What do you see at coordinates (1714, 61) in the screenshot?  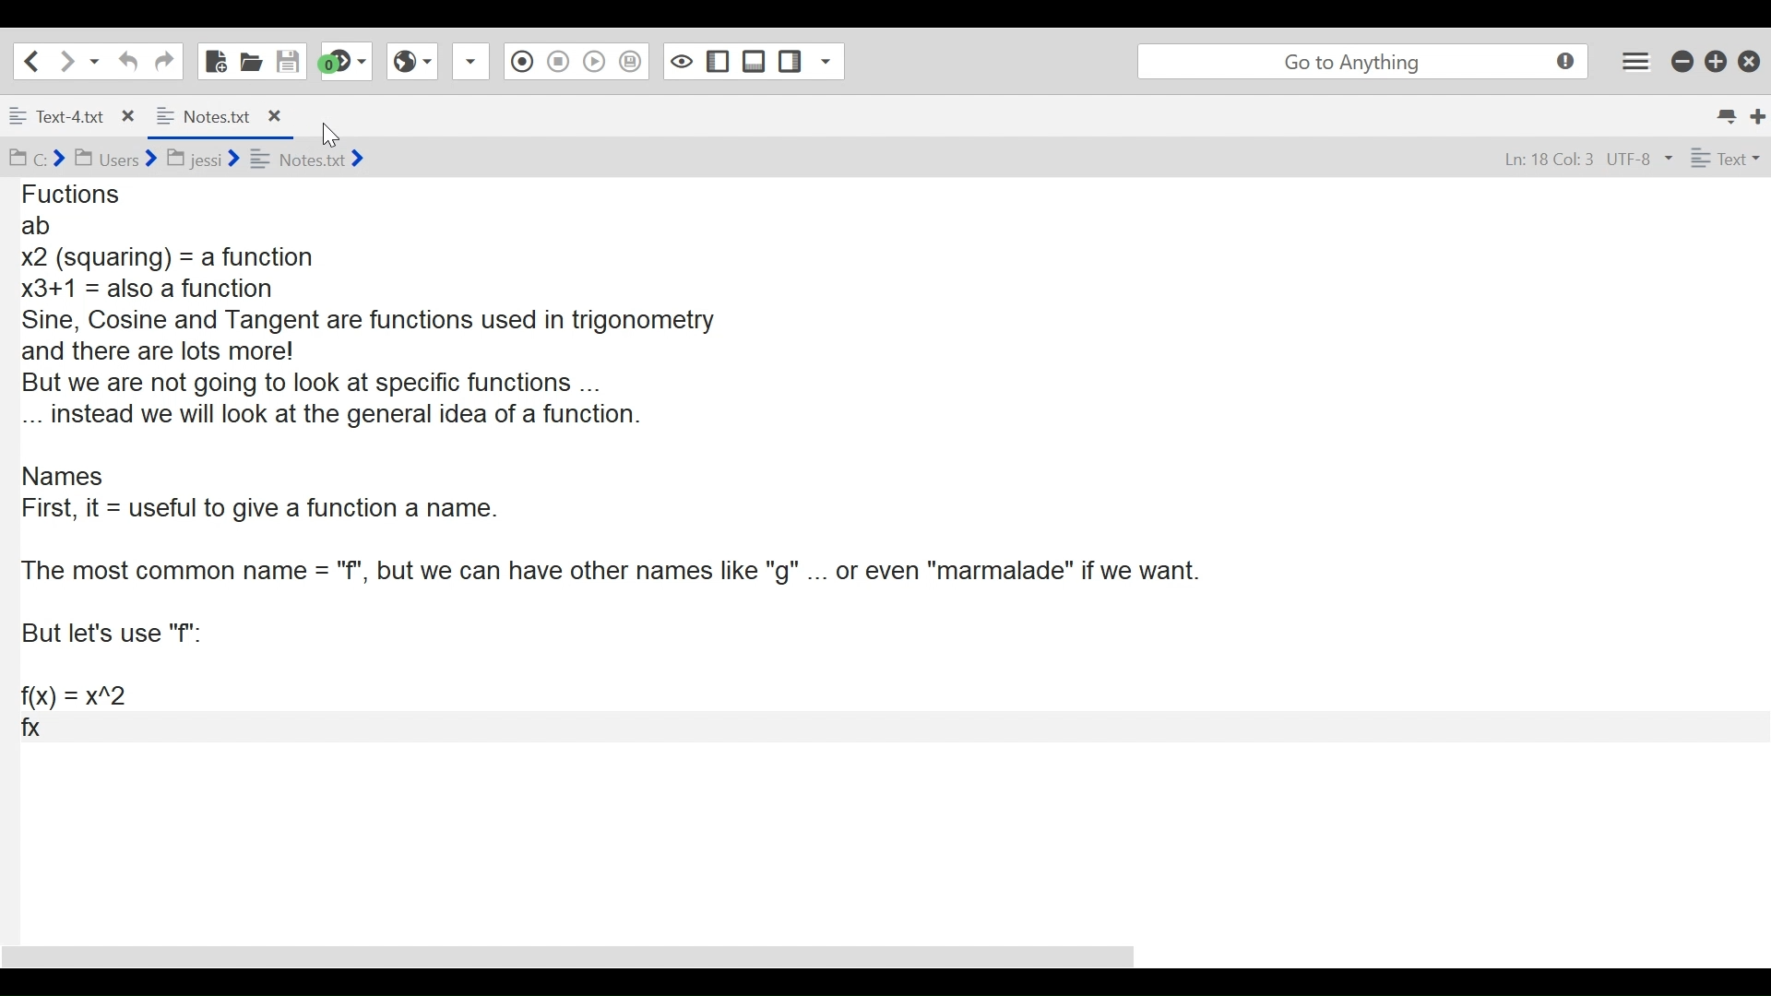 I see `Restore` at bounding box center [1714, 61].